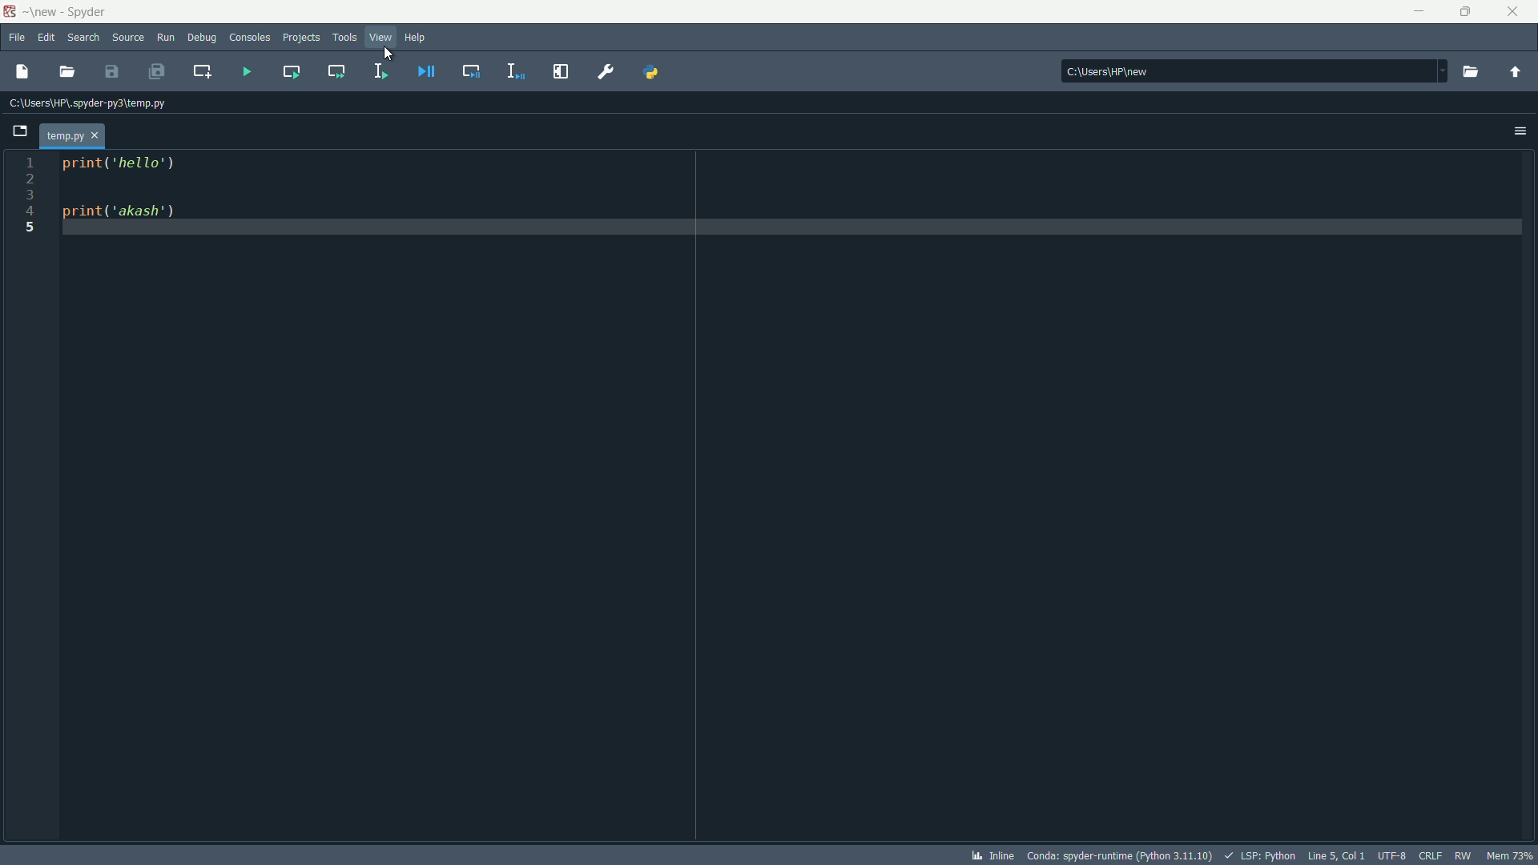 Image resolution: width=1538 pixels, height=865 pixels. I want to click on Spyder, so click(95, 14).